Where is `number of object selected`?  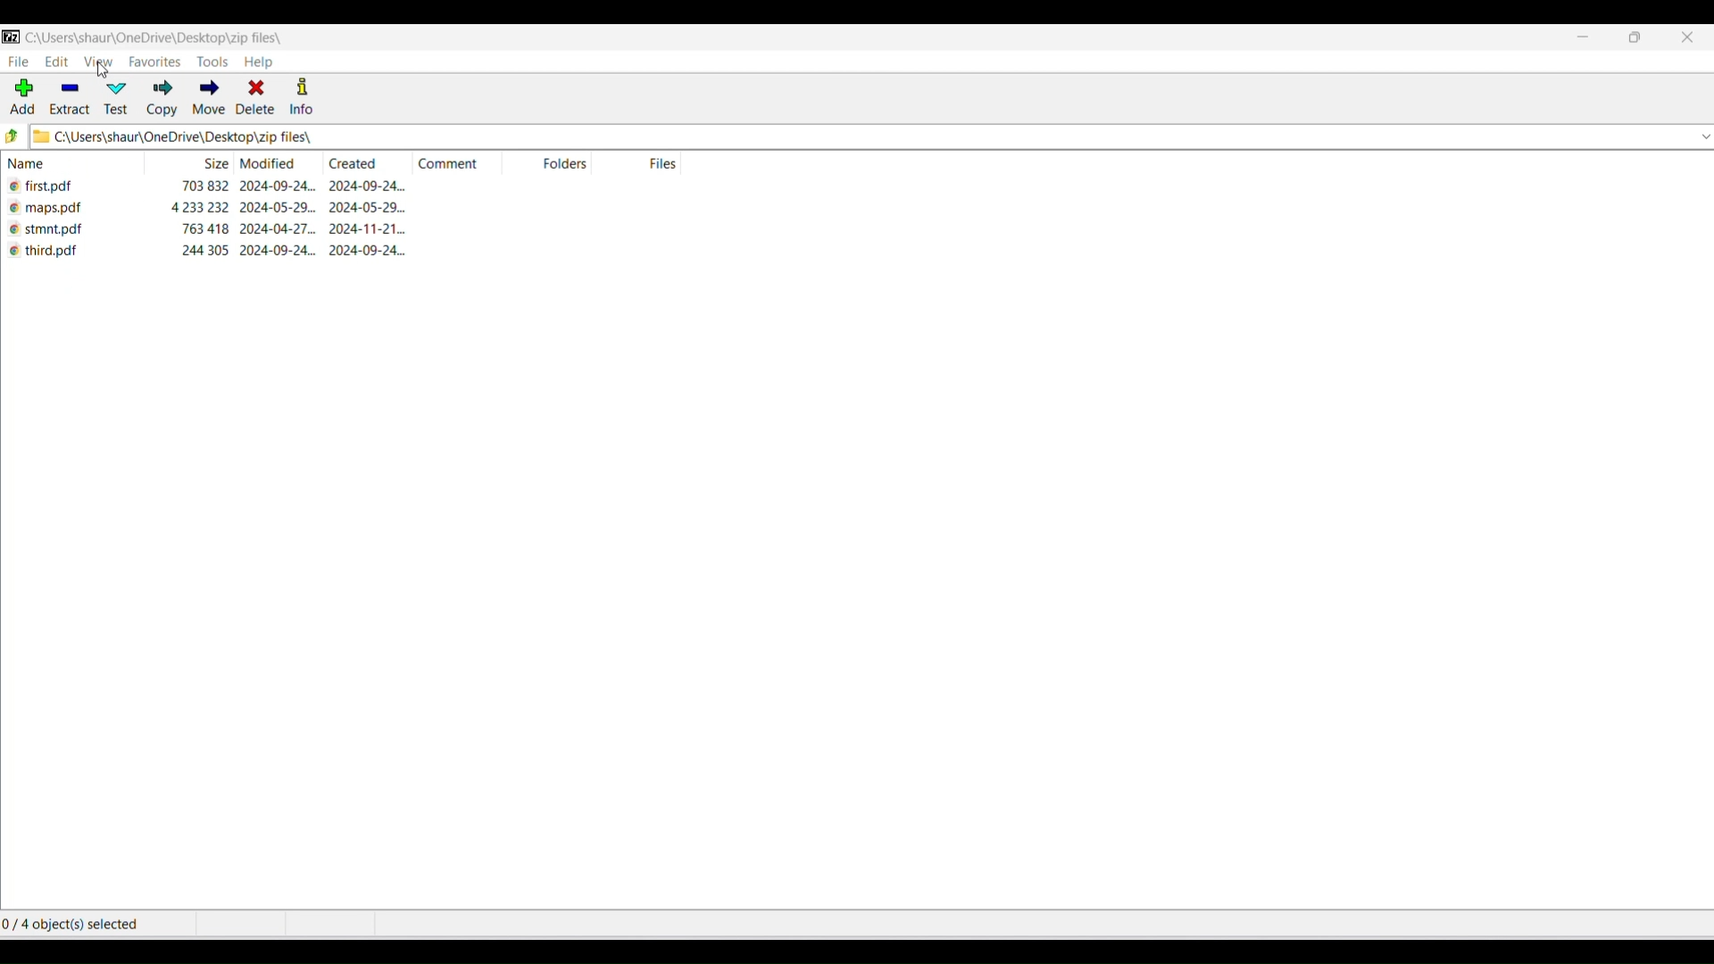
number of object selected is located at coordinates (77, 925).